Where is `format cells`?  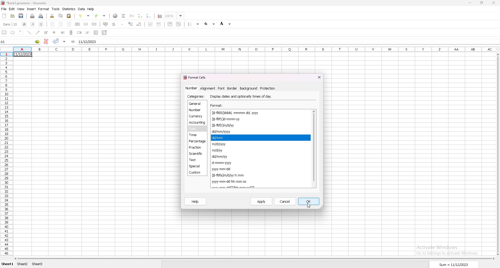
format cells is located at coordinates (196, 77).